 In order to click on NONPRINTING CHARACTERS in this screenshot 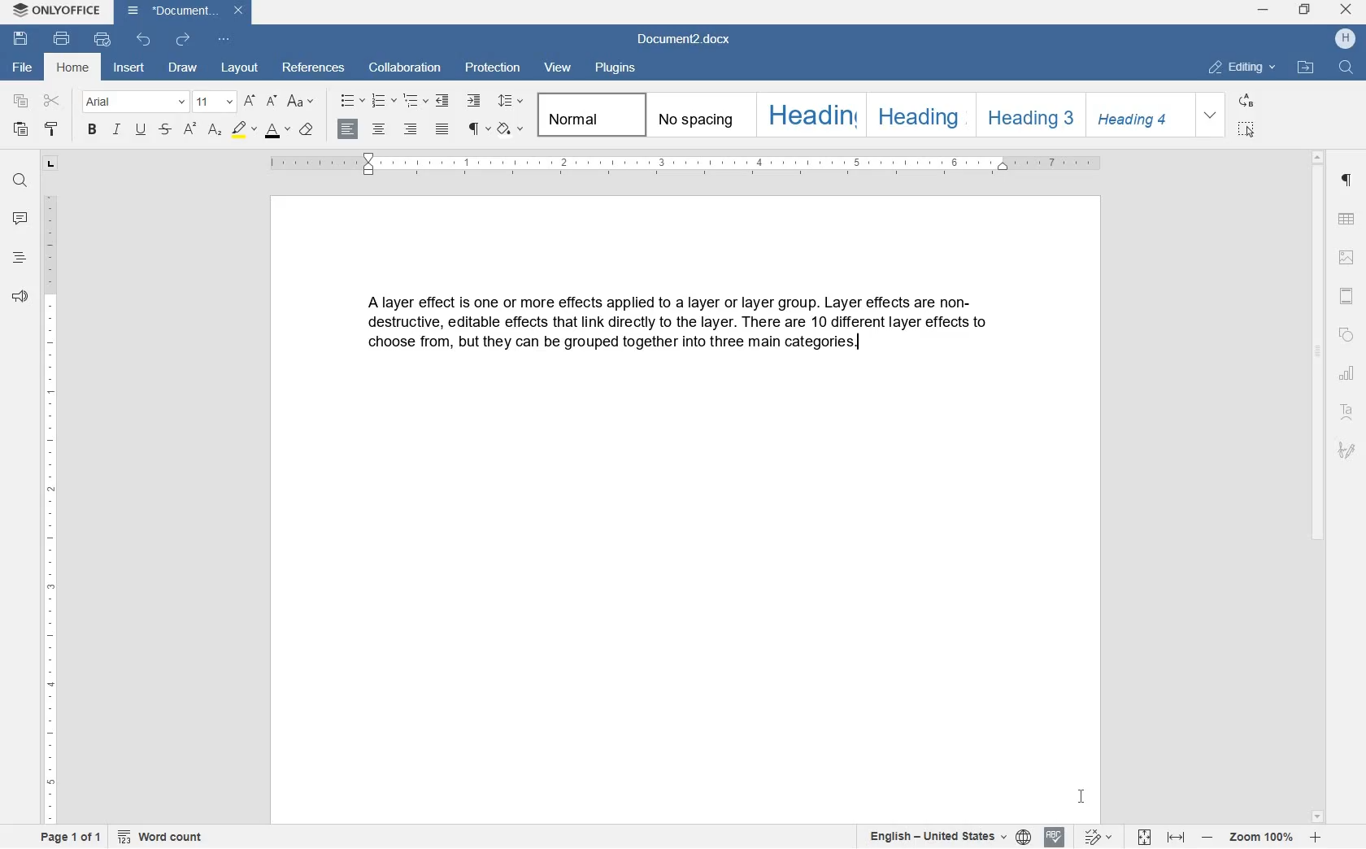, I will do `click(477, 129)`.